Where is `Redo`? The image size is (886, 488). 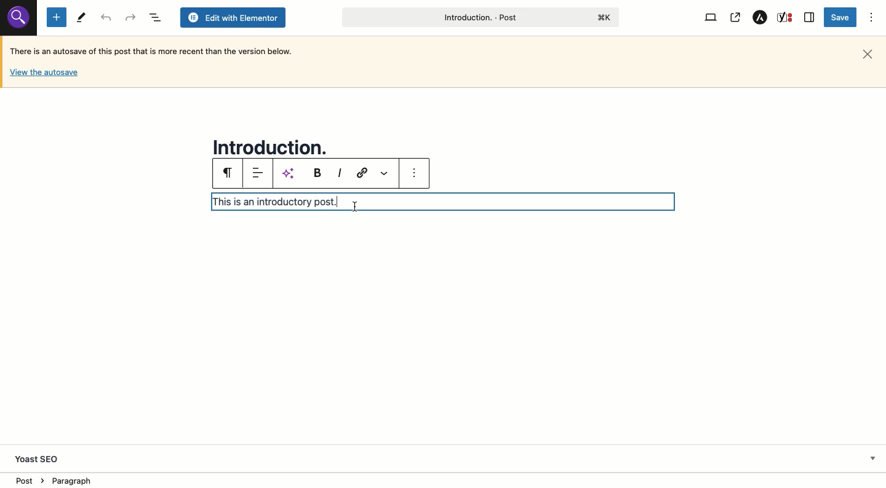
Redo is located at coordinates (107, 18).